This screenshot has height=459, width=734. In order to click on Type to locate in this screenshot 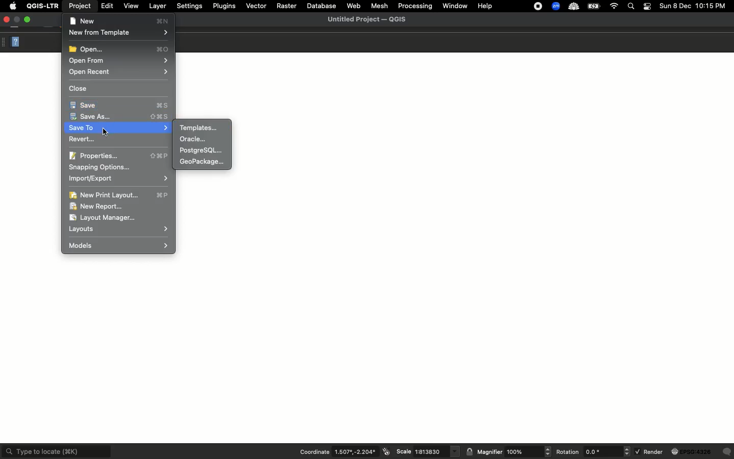, I will do `click(56, 450)`.